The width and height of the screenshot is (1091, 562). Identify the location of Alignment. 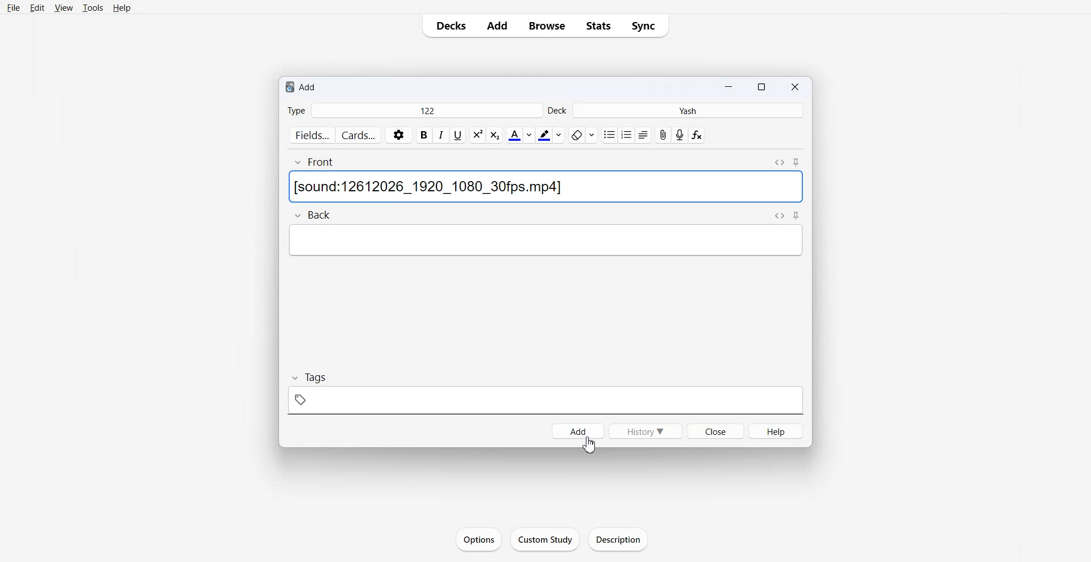
(643, 135).